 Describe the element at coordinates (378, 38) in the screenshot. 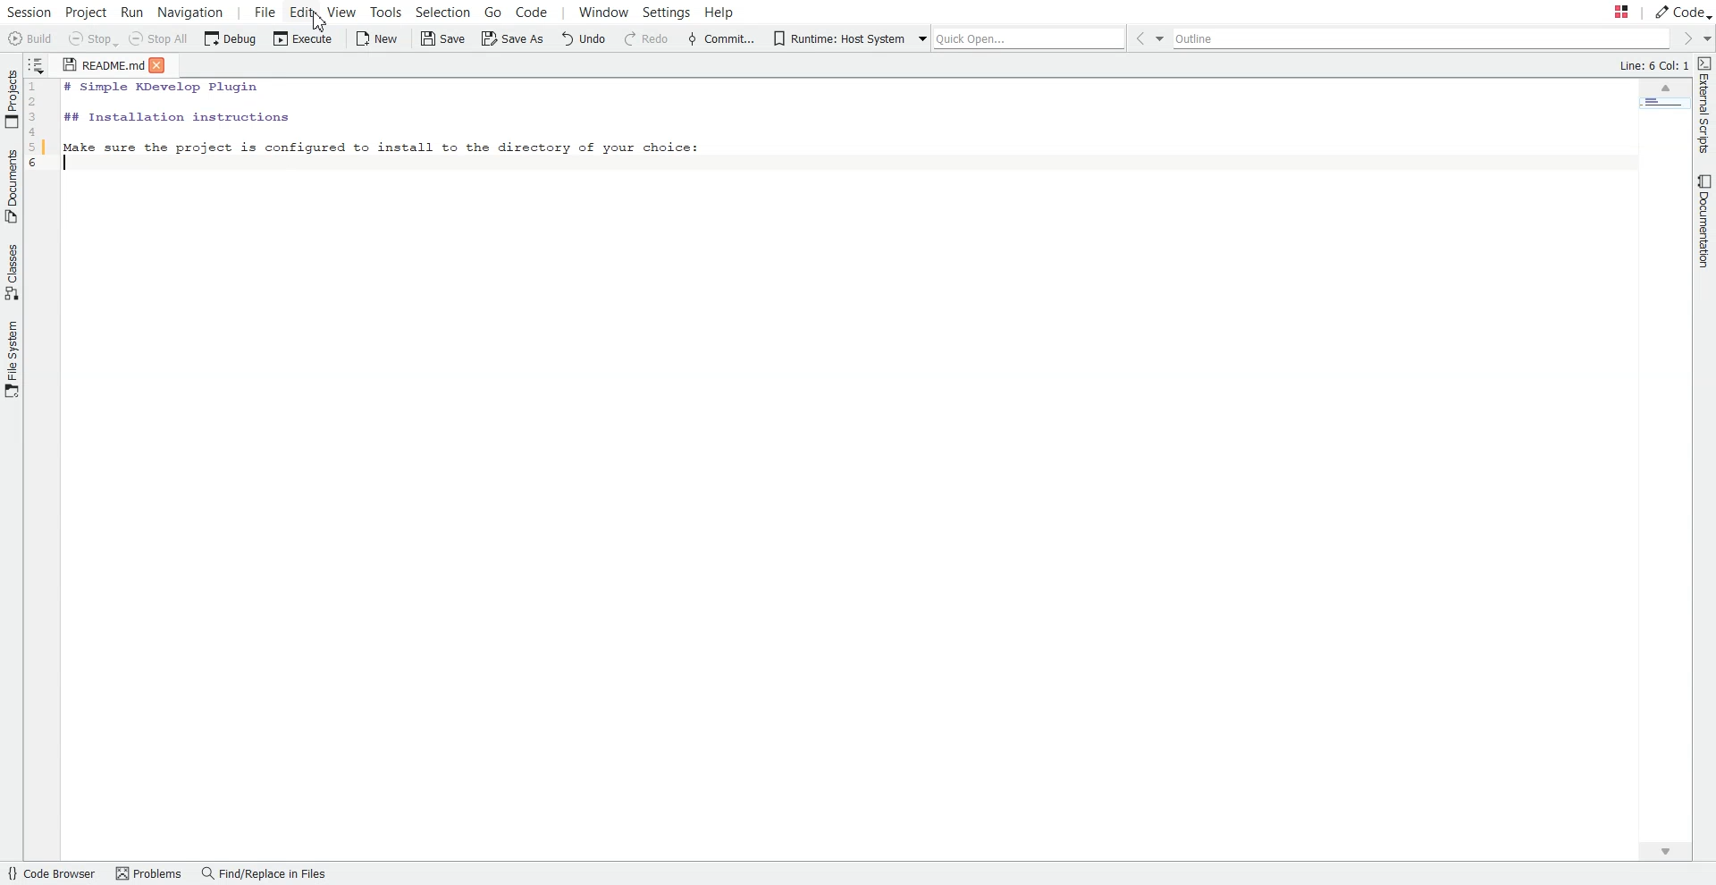

I see `New` at that location.